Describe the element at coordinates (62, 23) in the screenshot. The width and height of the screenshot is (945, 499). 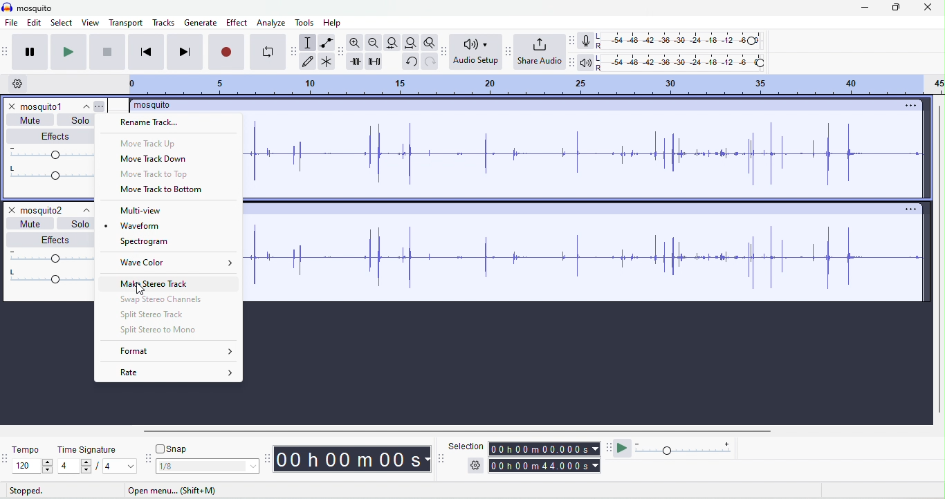
I see `select` at that location.